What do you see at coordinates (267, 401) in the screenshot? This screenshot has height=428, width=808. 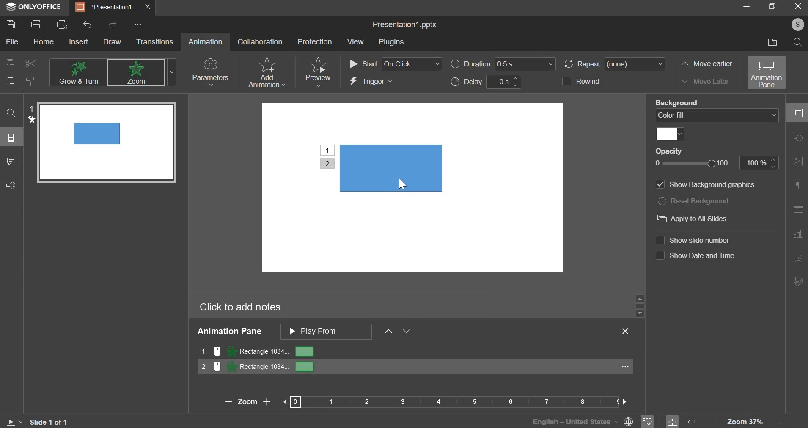 I see `Zoom in` at bounding box center [267, 401].